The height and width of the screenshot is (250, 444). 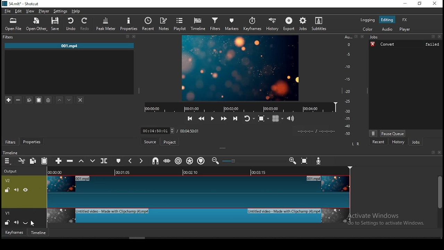 I want to click on skip to the previous point, so click(x=190, y=118).